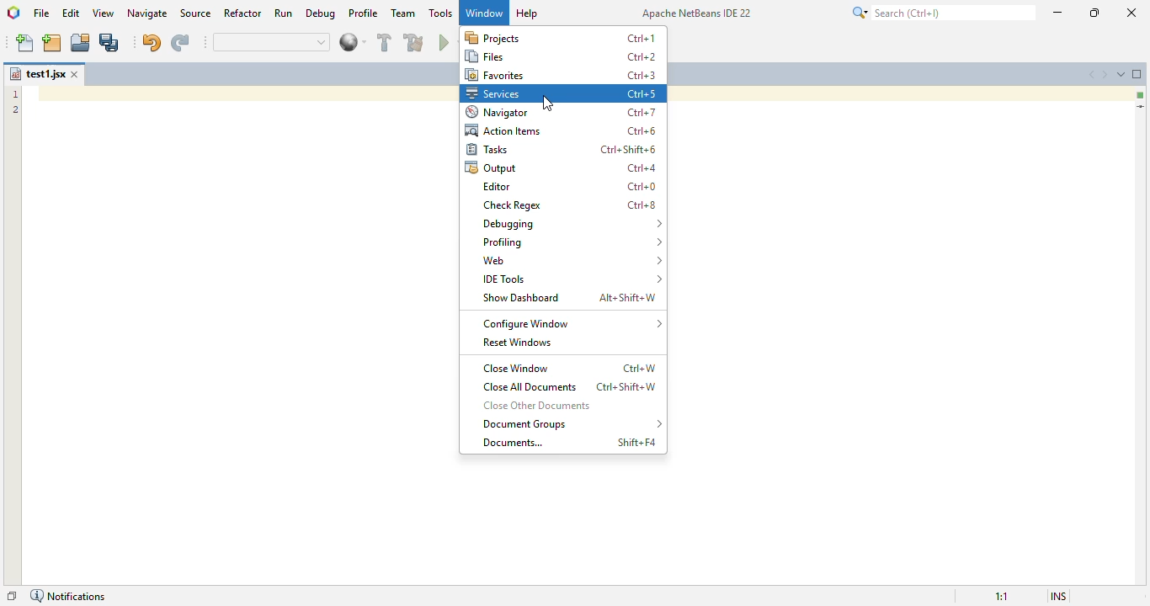  What do you see at coordinates (403, 13) in the screenshot?
I see `team` at bounding box center [403, 13].